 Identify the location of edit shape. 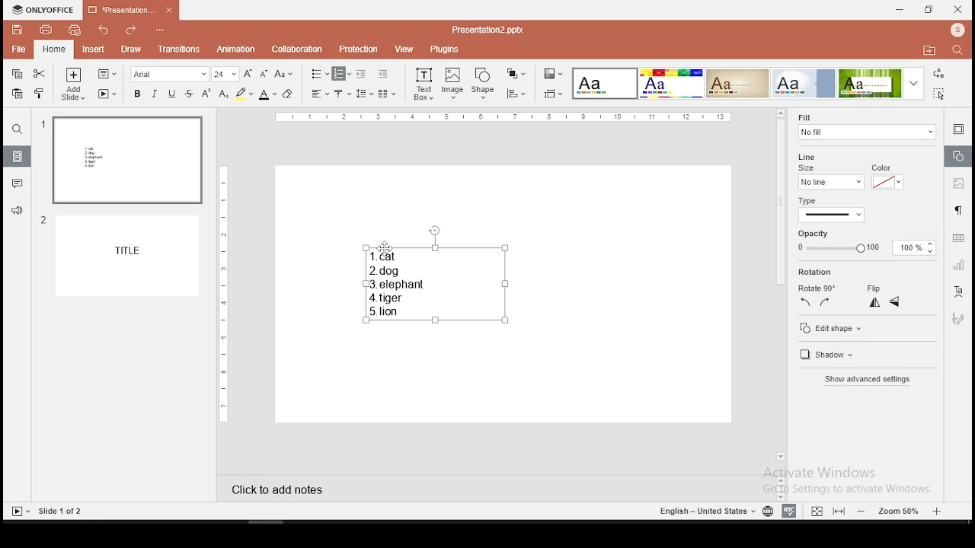
(866, 327).